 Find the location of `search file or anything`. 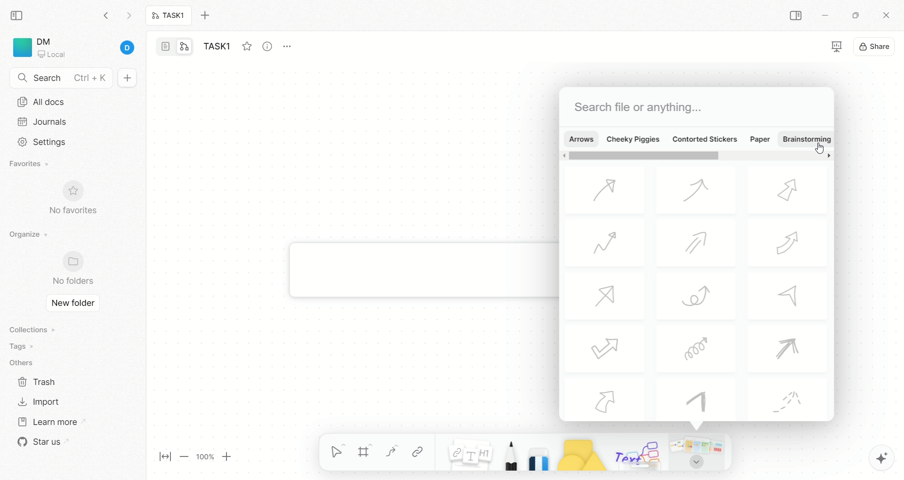

search file or anything is located at coordinates (637, 108).